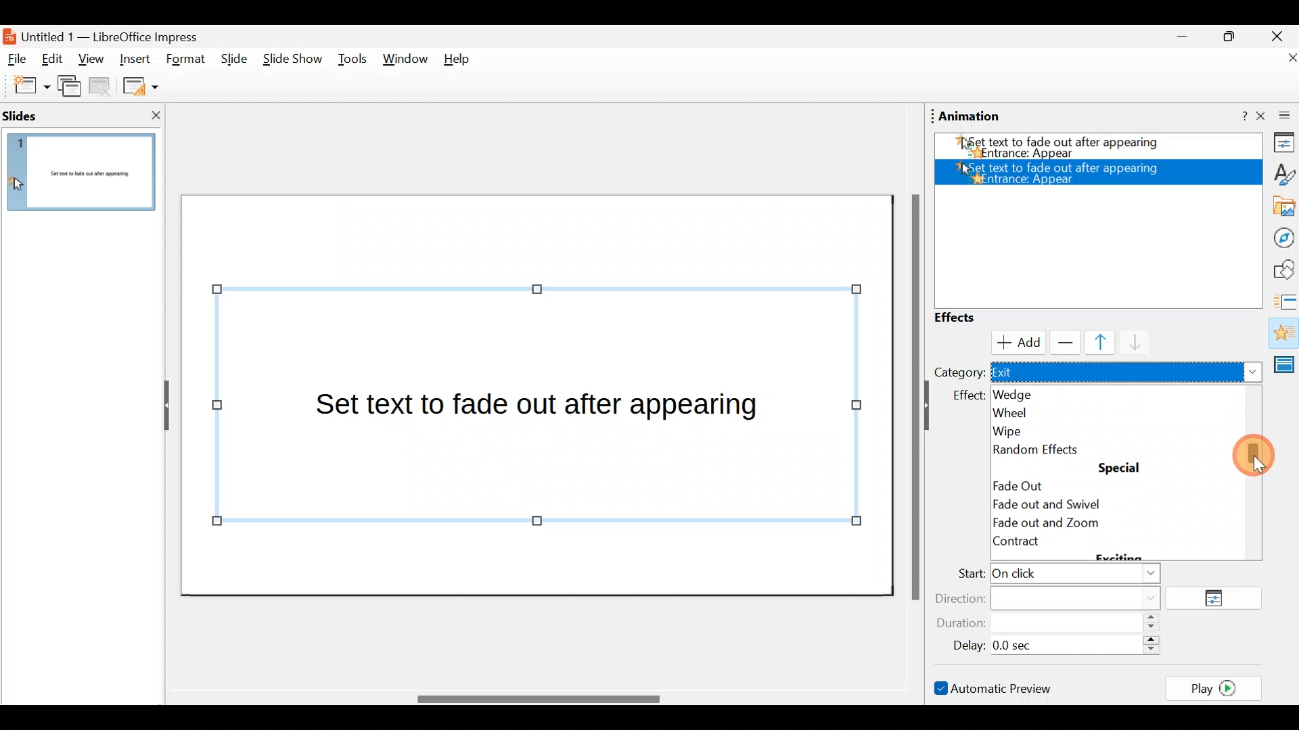 The width and height of the screenshot is (1299, 730). What do you see at coordinates (1129, 343) in the screenshot?
I see `Move down` at bounding box center [1129, 343].